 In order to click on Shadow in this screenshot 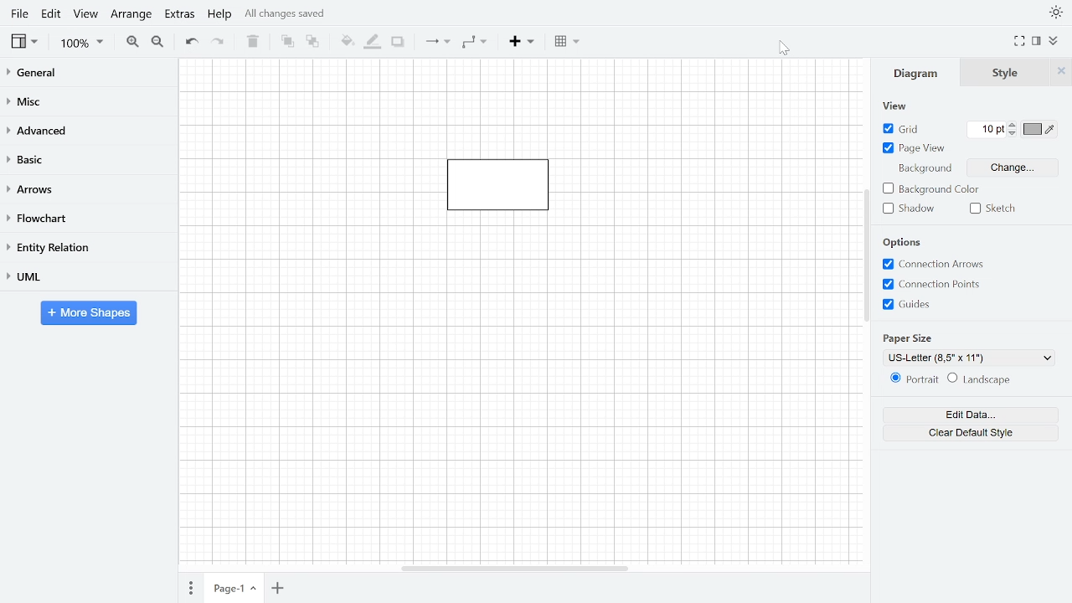, I will do `click(399, 43)`.